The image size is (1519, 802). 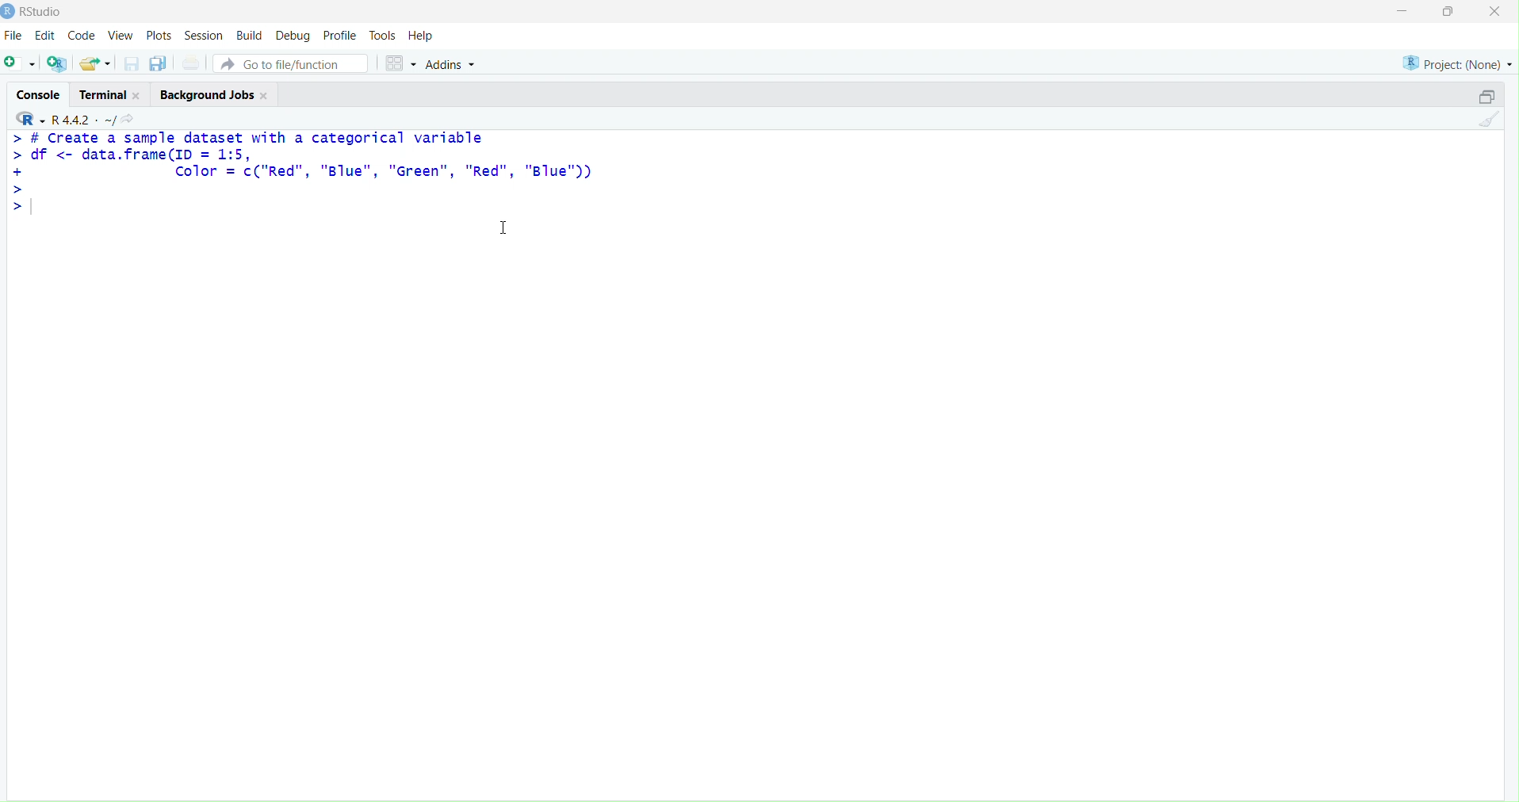 I want to click on Build , so click(x=251, y=35).